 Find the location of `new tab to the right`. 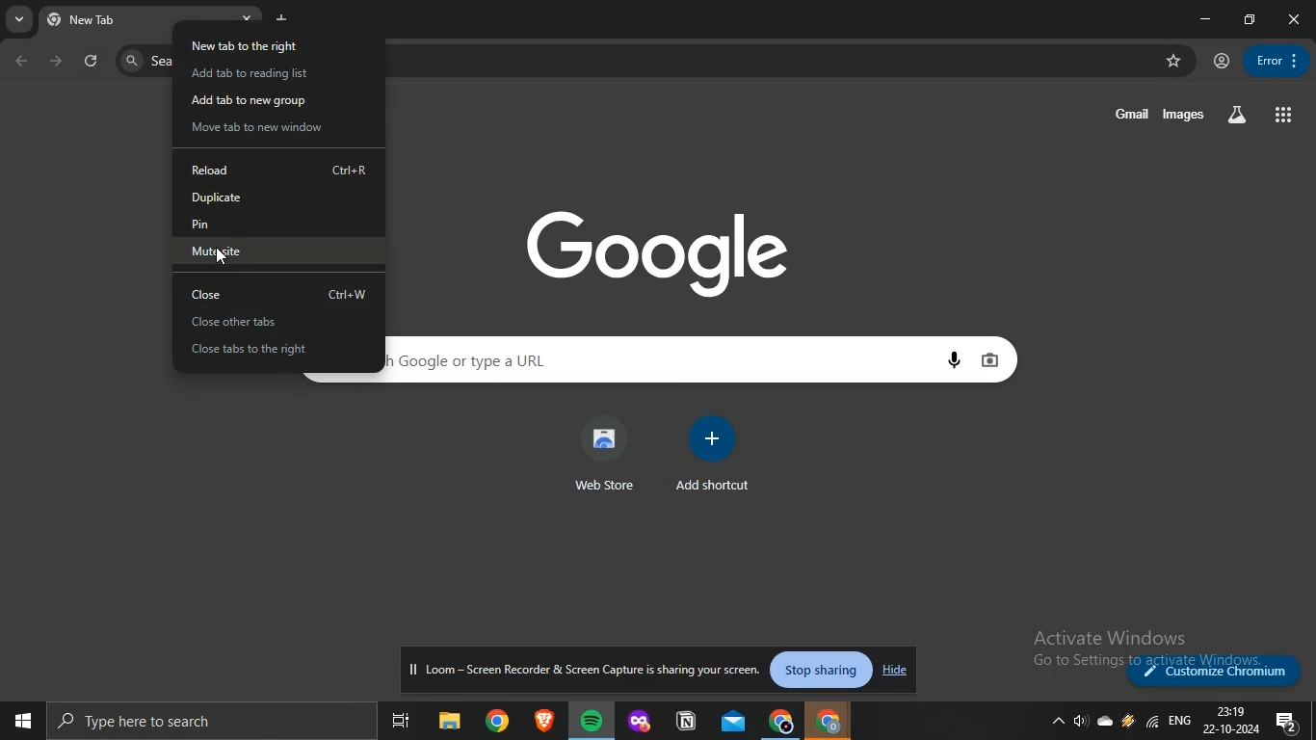

new tab to the right is located at coordinates (249, 44).